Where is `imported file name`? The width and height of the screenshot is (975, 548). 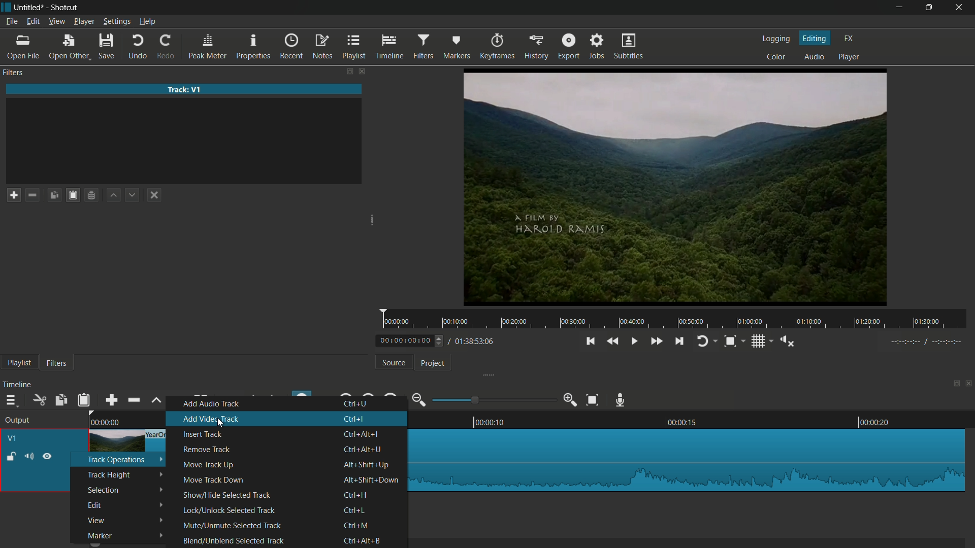 imported file name is located at coordinates (181, 90).